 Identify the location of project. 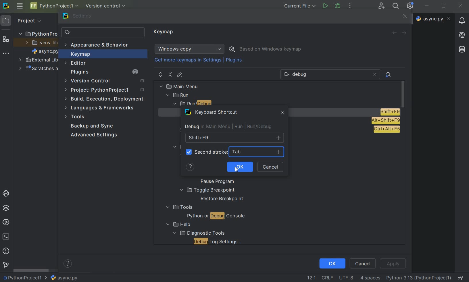
(105, 91).